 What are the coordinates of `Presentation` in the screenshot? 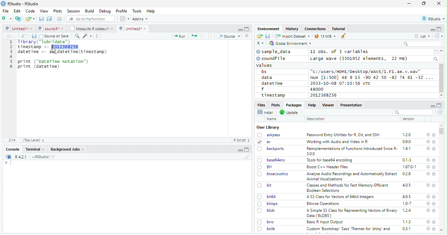 It's located at (351, 105).